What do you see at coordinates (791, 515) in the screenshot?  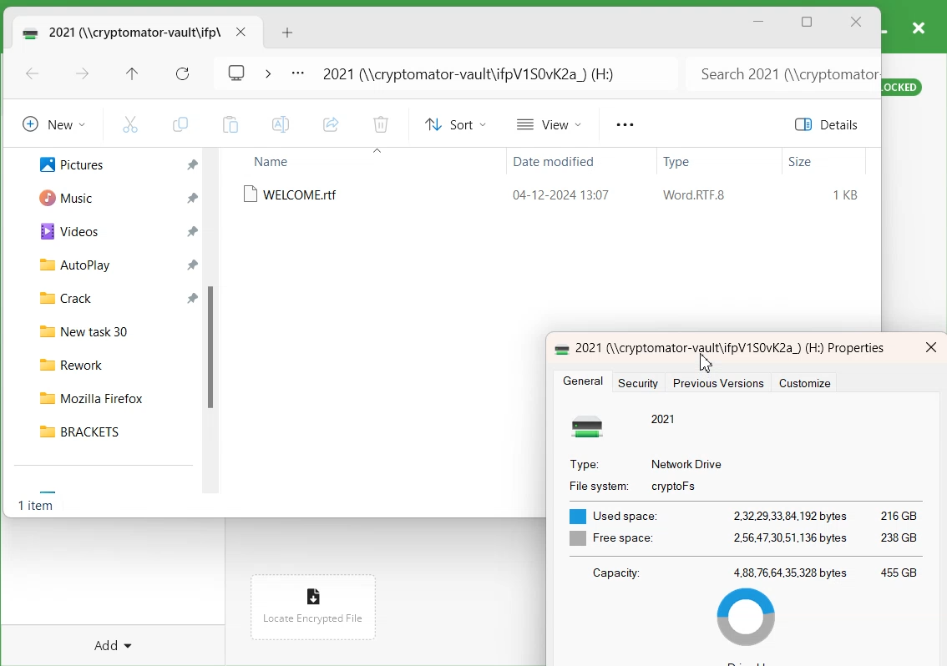 I see `2.32.29.33,84.192 bytes` at bounding box center [791, 515].